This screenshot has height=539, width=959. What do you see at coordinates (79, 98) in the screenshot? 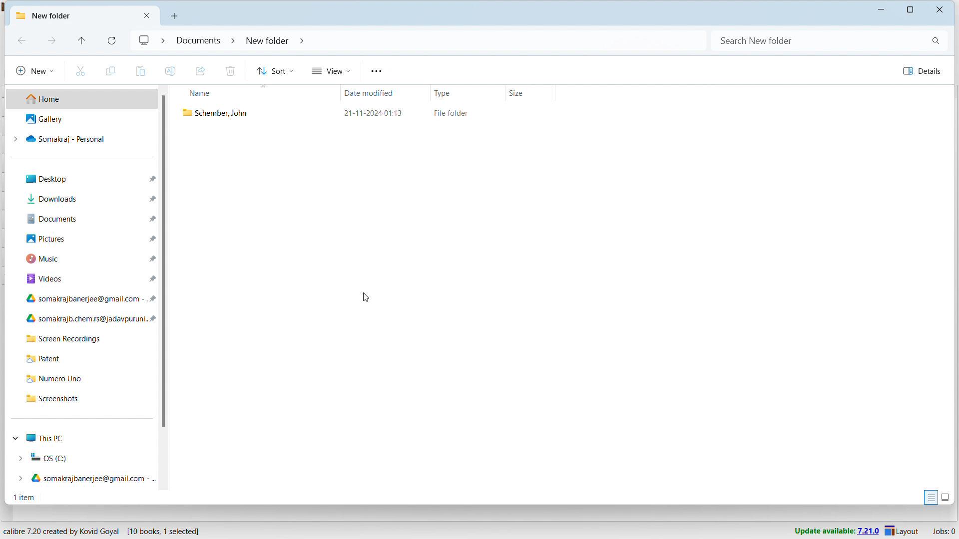
I see `home` at bounding box center [79, 98].